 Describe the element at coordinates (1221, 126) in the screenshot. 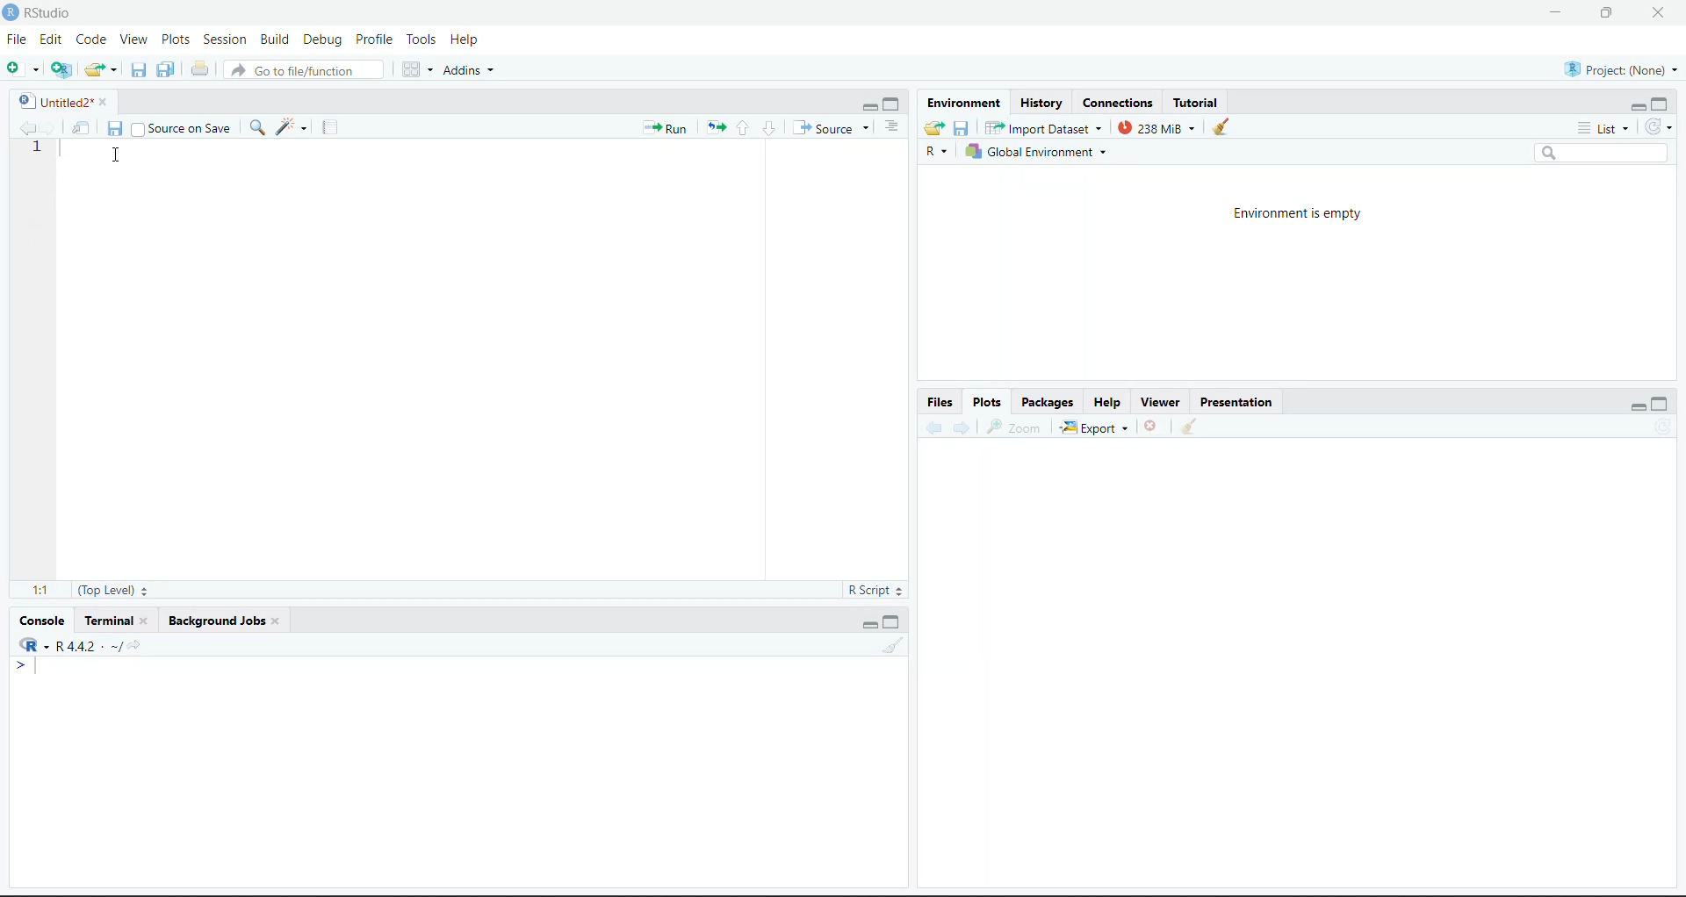

I see `clear` at that location.